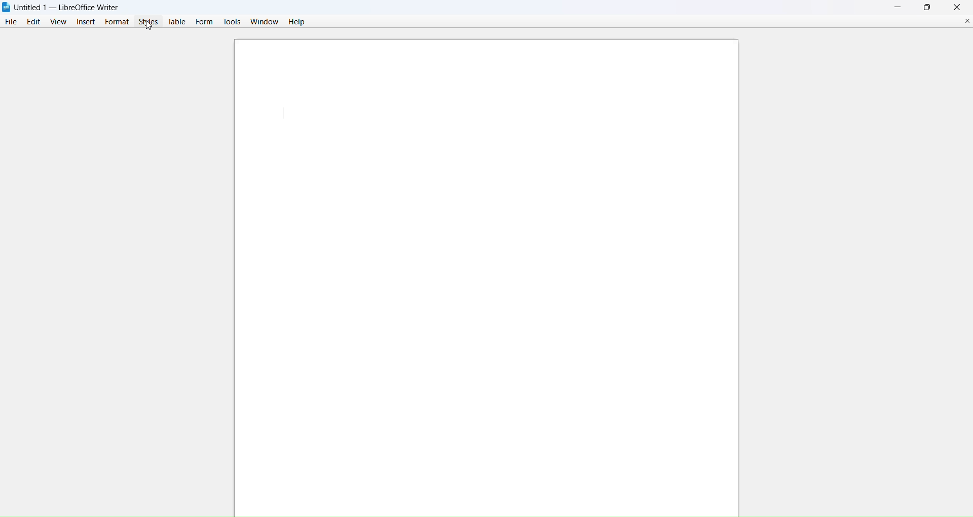 This screenshot has width=973, height=517. What do you see at coordinates (486, 334) in the screenshot?
I see `canvas` at bounding box center [486, 334].